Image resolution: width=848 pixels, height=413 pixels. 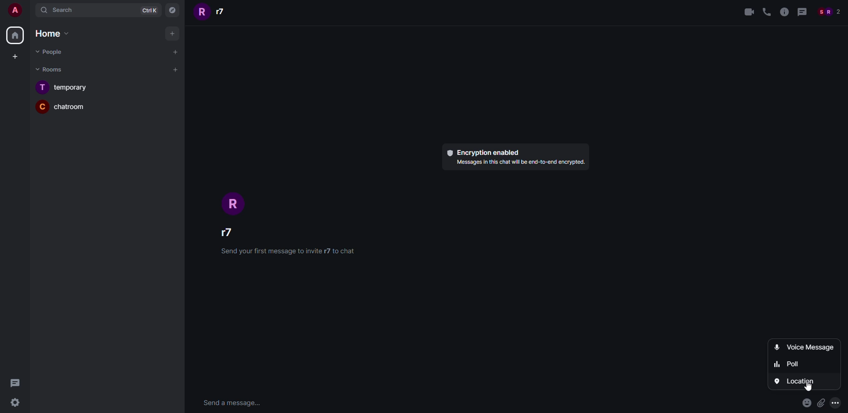 I want to click on Temporary, so click(x=62, y=86).